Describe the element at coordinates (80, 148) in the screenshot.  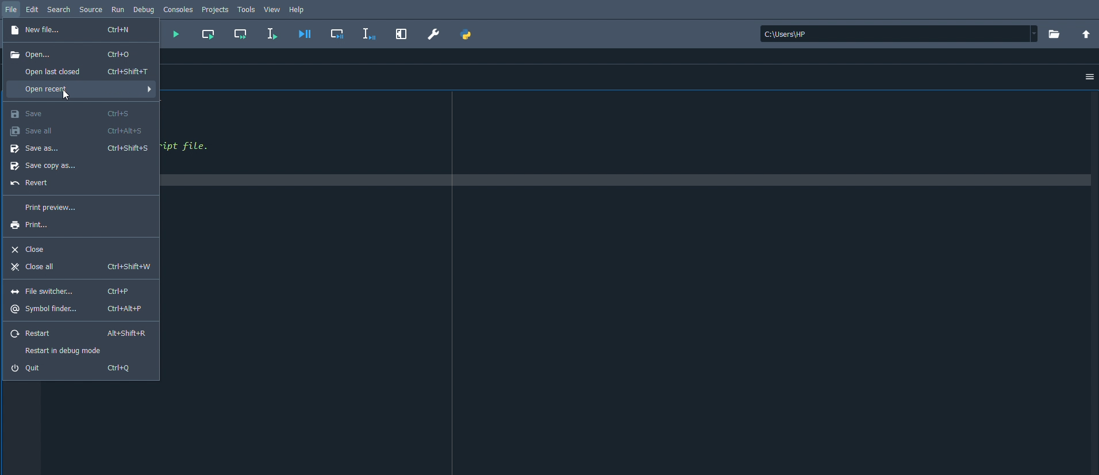
I see `Save as` at that location.